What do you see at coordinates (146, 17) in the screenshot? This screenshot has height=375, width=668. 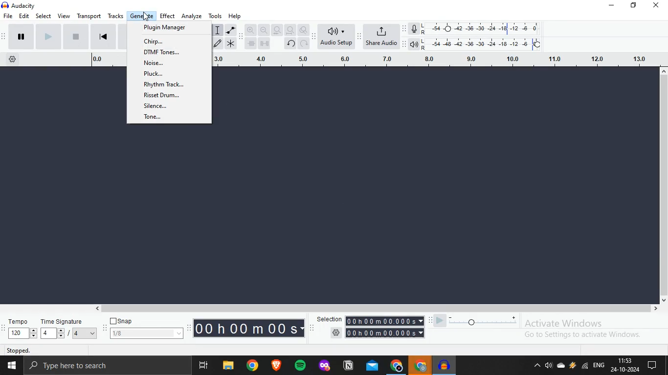 I see `Cursor` at bounding box center [146, 17].